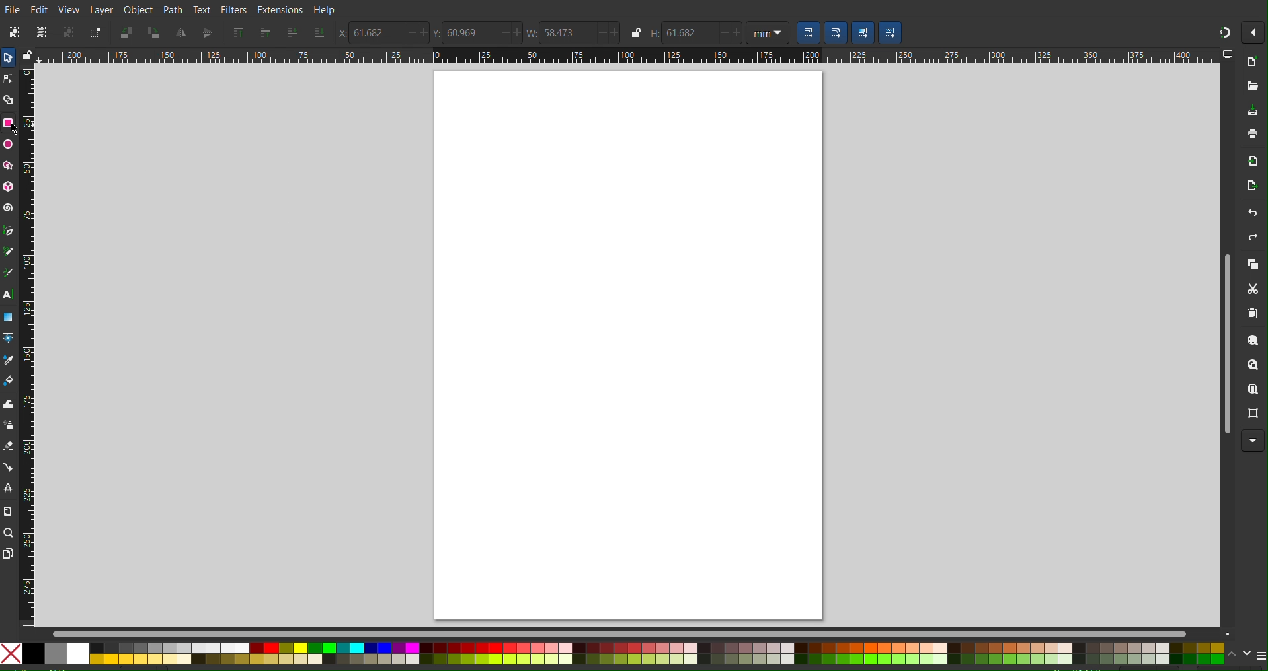 The width and height of the screenshot is (1268, 671). Describe the element at coordinates (100, 9) in the screenshot. I see `Layer` at that location.